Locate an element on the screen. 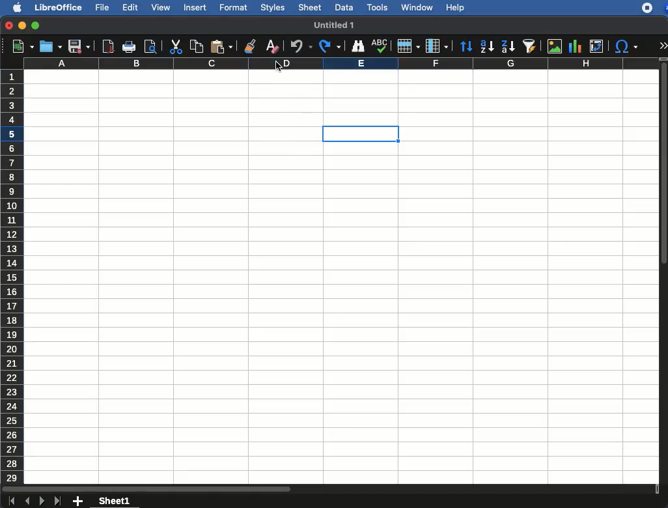 The width and height of the screenshot is (668, 508). cell selection is located at coordinates (360, 134).